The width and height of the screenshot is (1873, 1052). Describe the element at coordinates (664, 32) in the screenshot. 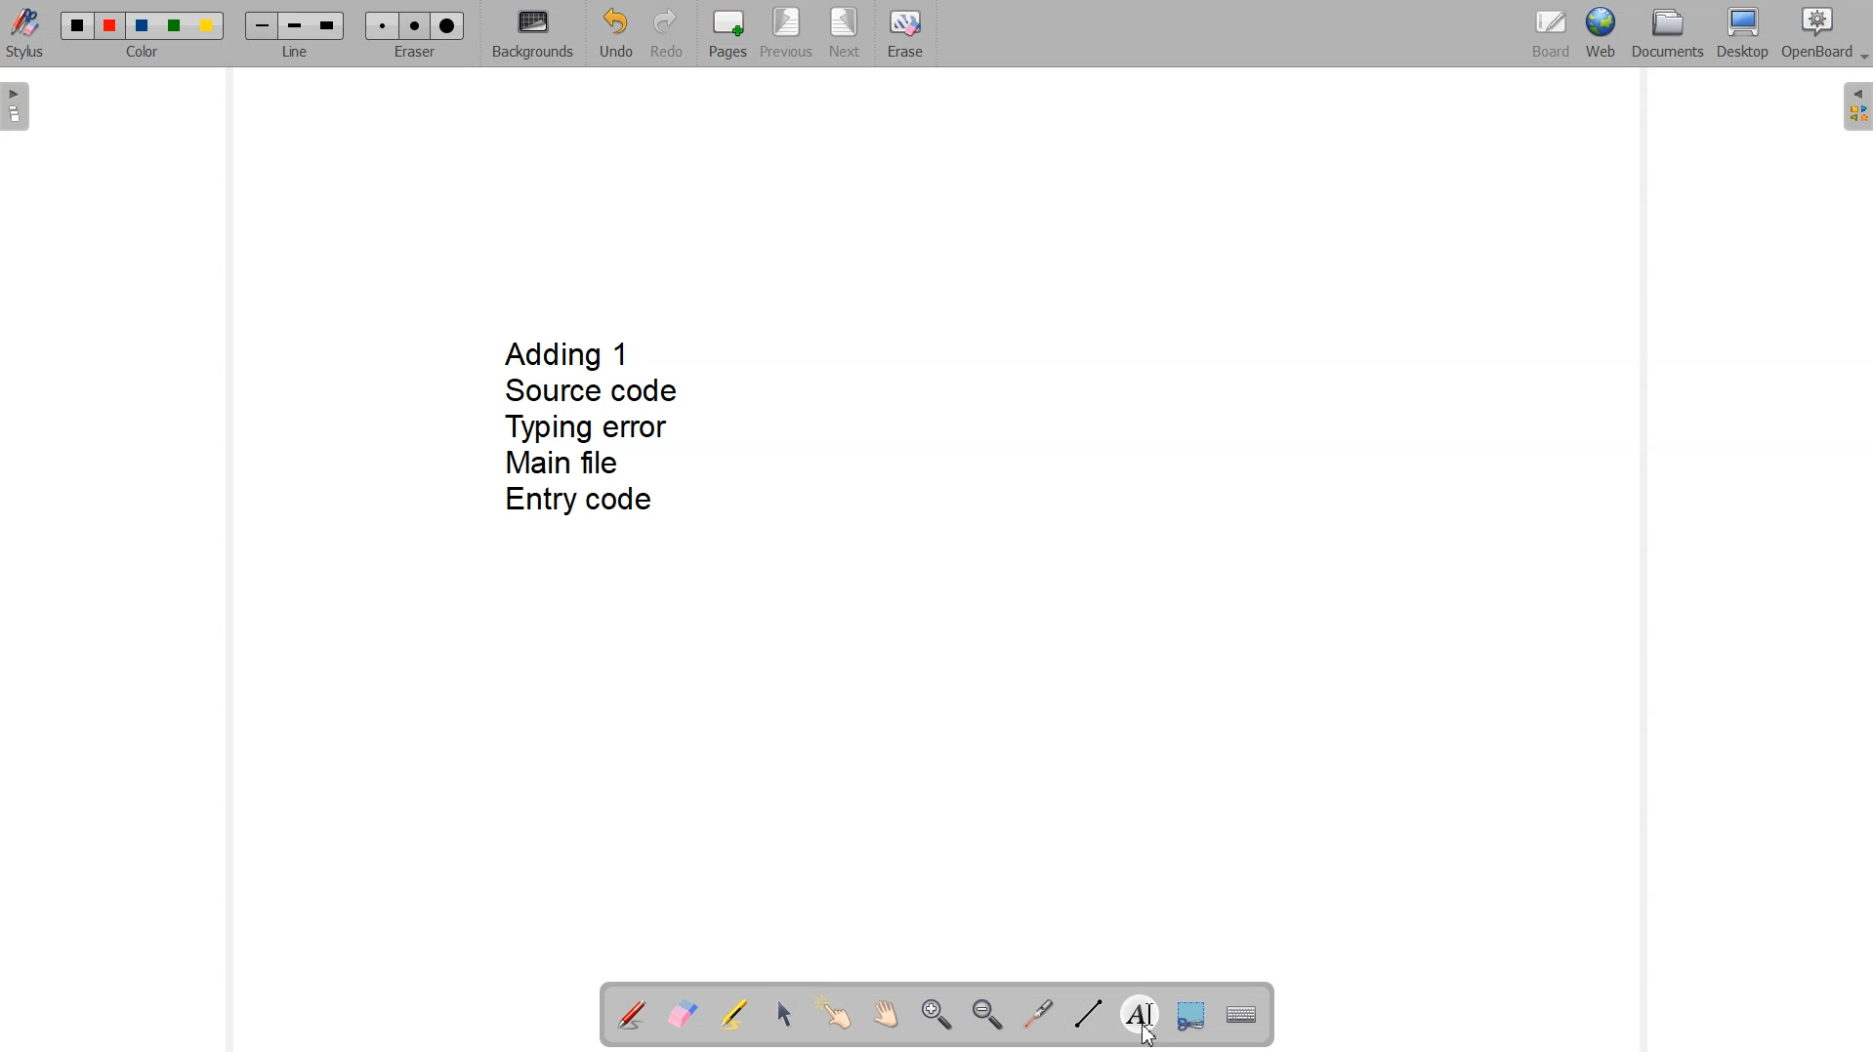

I see `Redo` at that location.